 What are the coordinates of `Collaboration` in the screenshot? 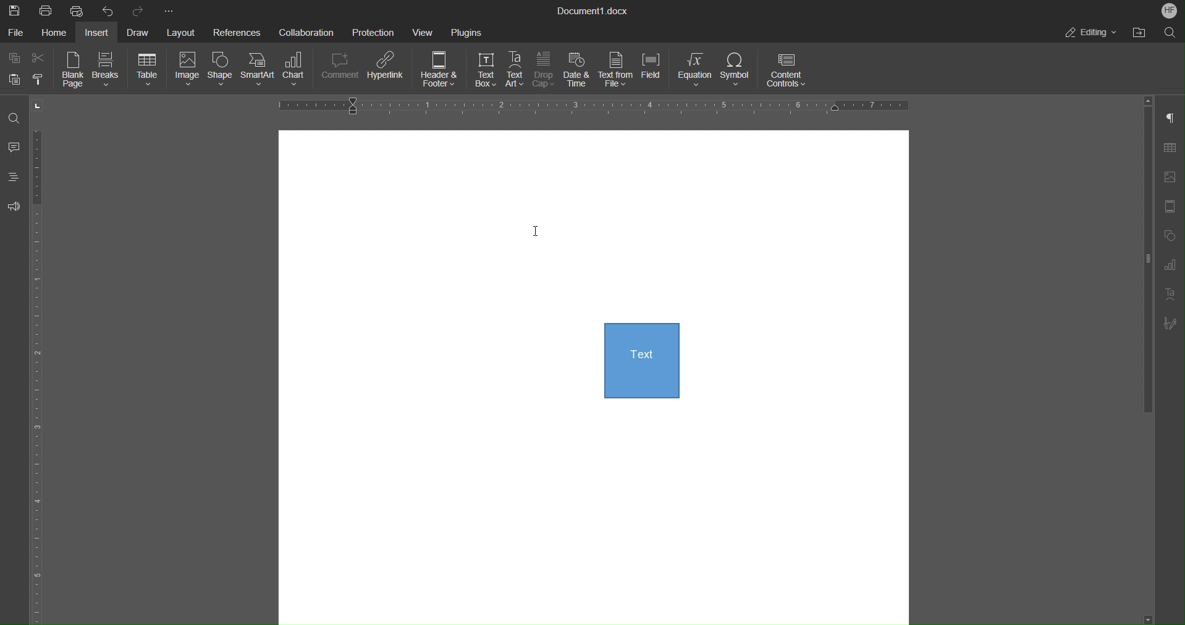 It's located at (305, 32).